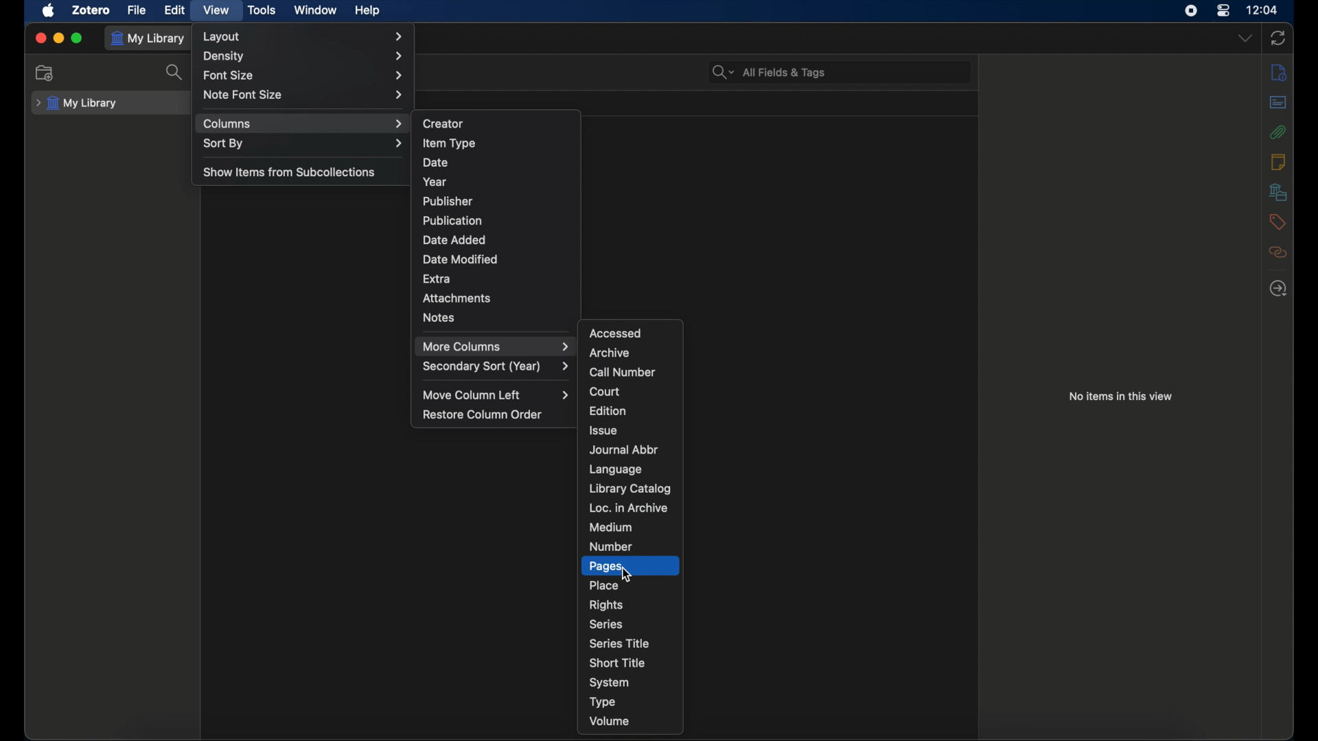  What do you see at coordinates (609, 410) in the screenshot?
I see `edition` at bounding box center [609, 410].